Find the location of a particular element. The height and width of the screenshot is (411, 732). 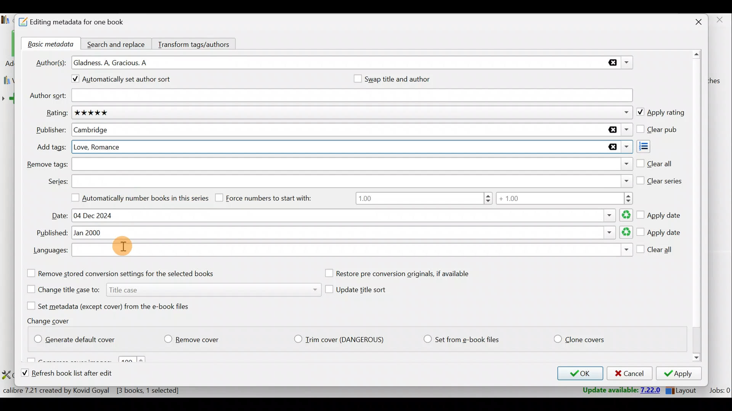

Statistics is located at coordinates (106, 390).